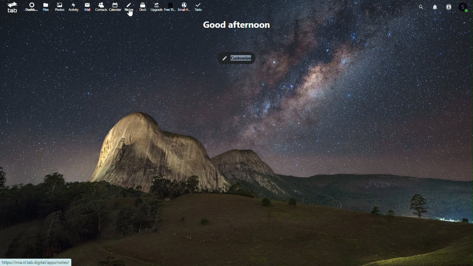 The image size is (473, 266). Describe the element at coordinates (75, 7) in the screenshot. I see `Activity` at that location.